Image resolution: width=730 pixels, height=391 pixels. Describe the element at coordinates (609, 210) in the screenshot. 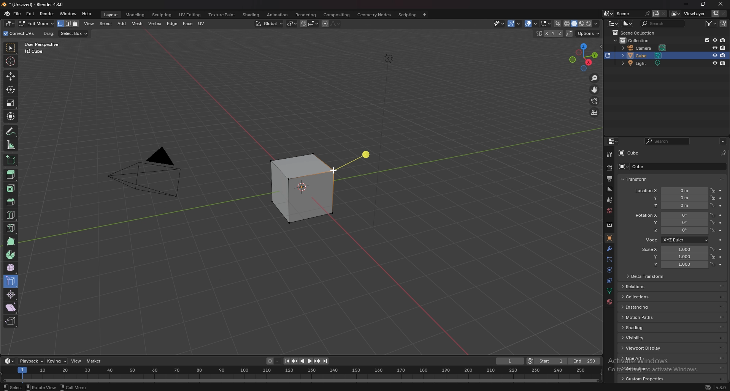

I see `world` at that location.